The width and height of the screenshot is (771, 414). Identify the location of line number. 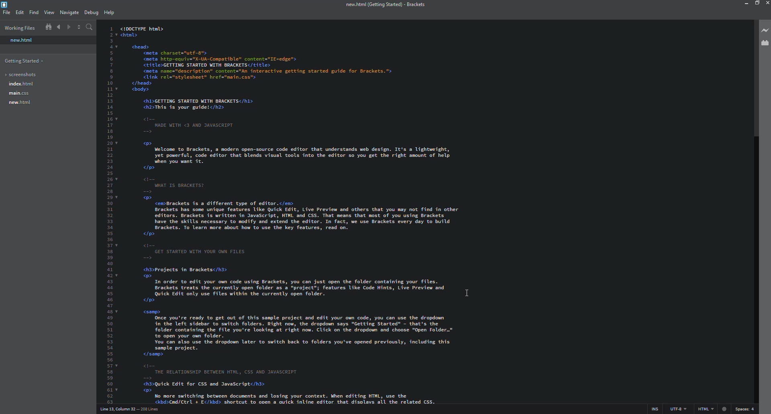
(131, 409).